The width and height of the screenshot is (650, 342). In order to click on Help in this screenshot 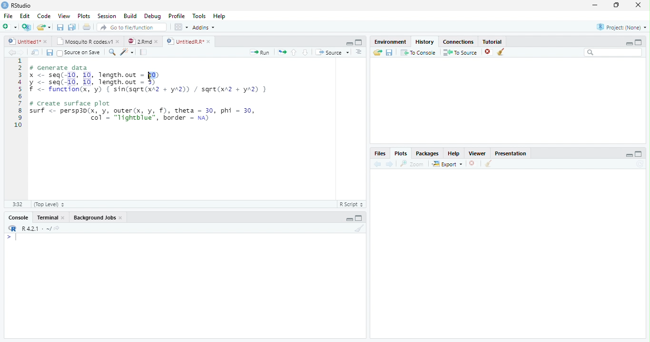, I will do `click(454, 153)`.